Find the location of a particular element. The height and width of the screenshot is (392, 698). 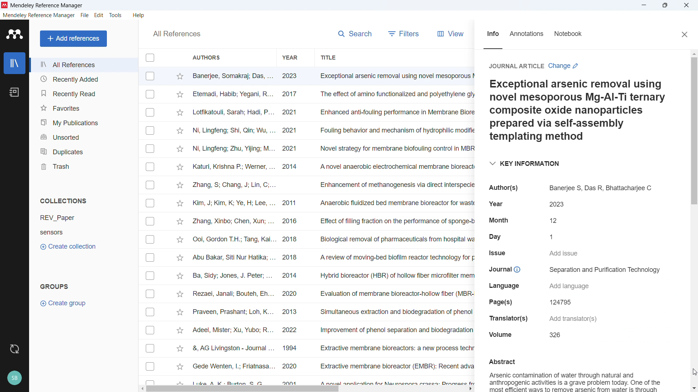

my publications is located at coordinates (83, 121).